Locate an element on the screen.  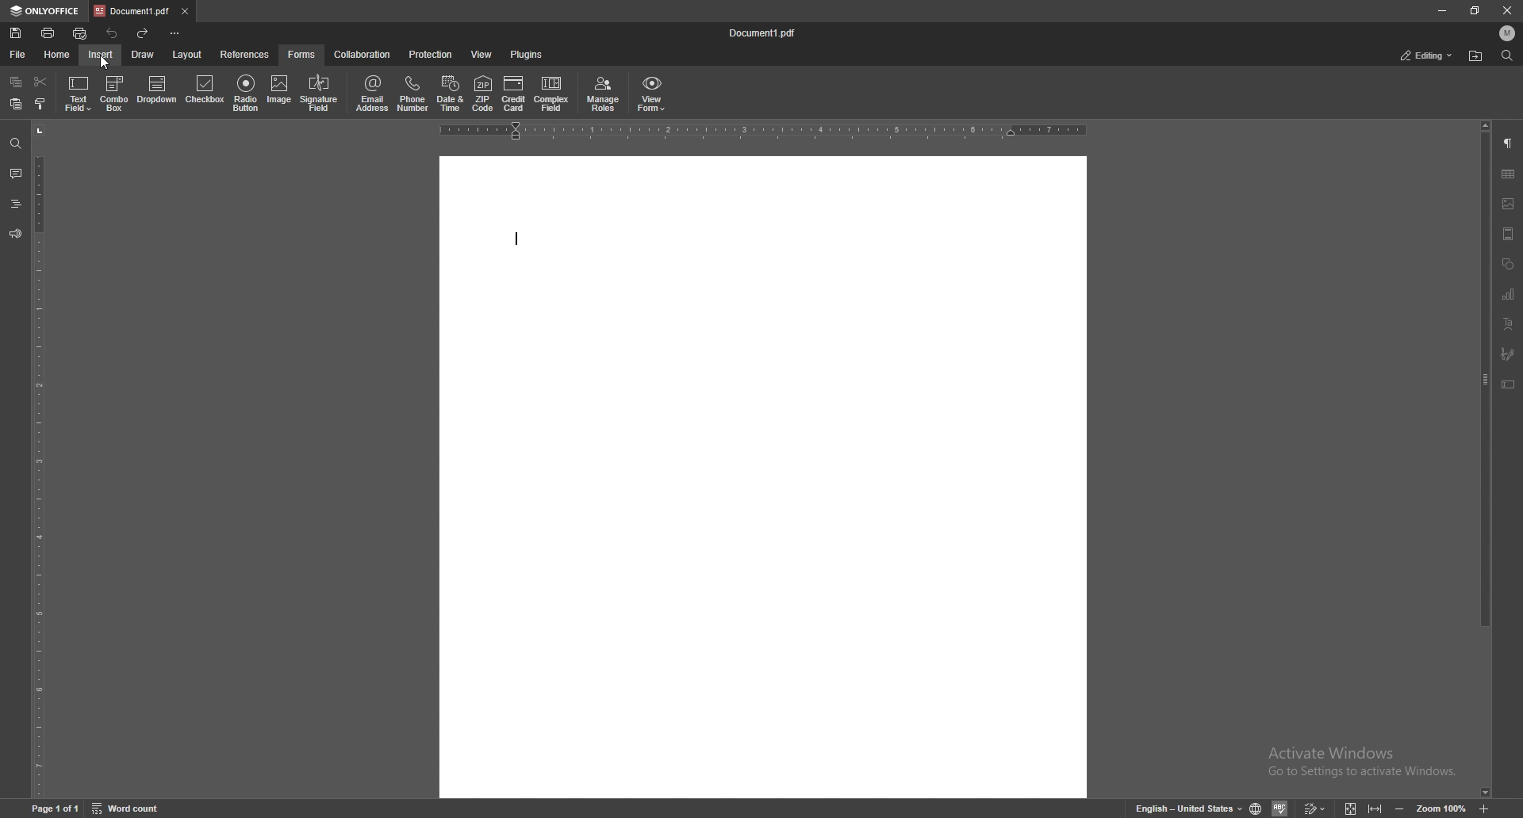
close tab is located at coordinates (184, 11).